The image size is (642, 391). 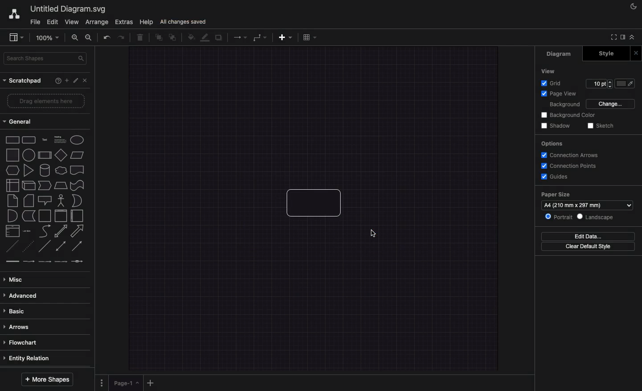 I want to click on Collapse, so click(x=632, y=37).